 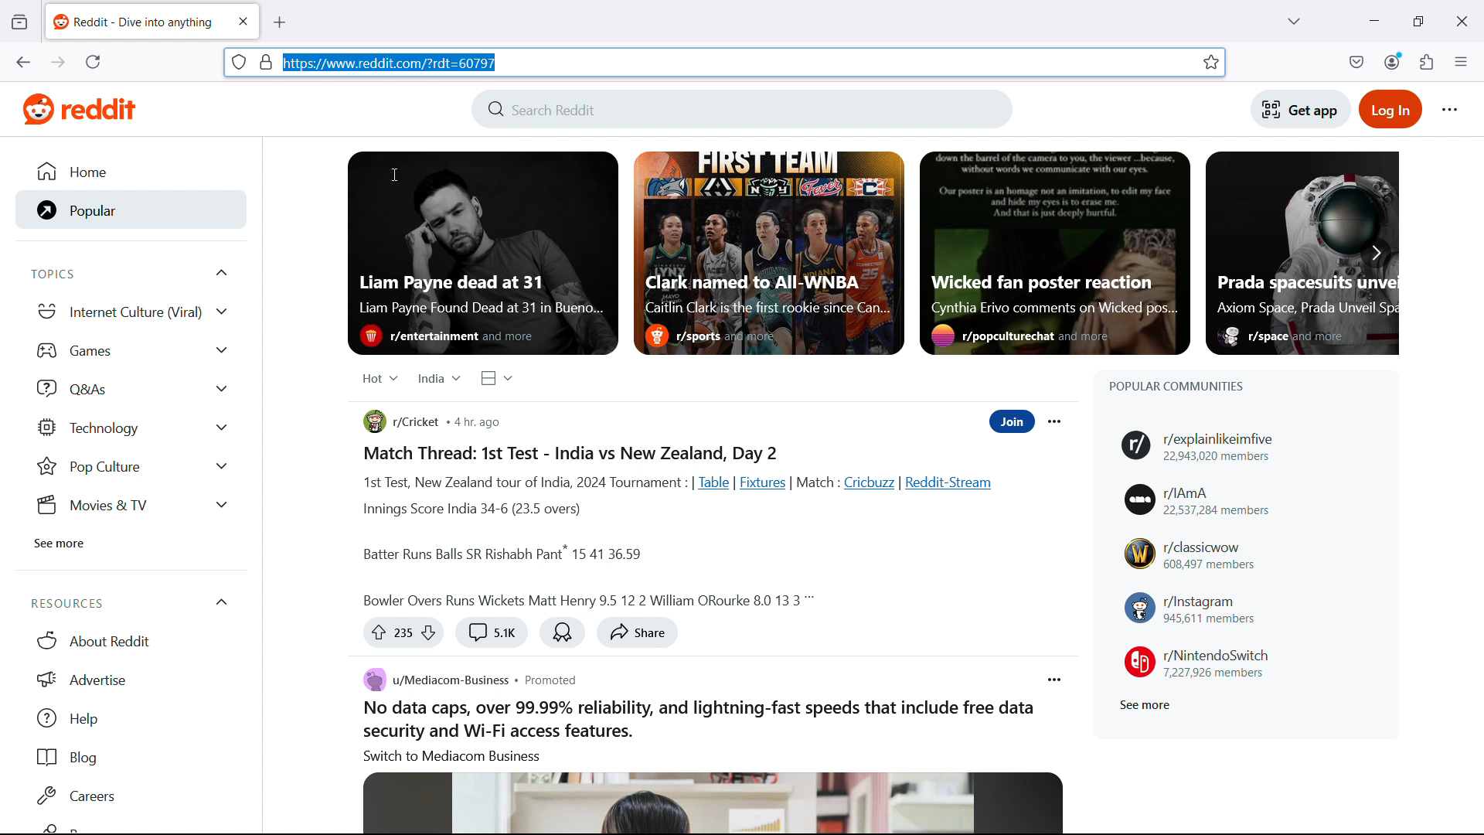 I want to click on r/classicwow, so click(x=1191, y=554).